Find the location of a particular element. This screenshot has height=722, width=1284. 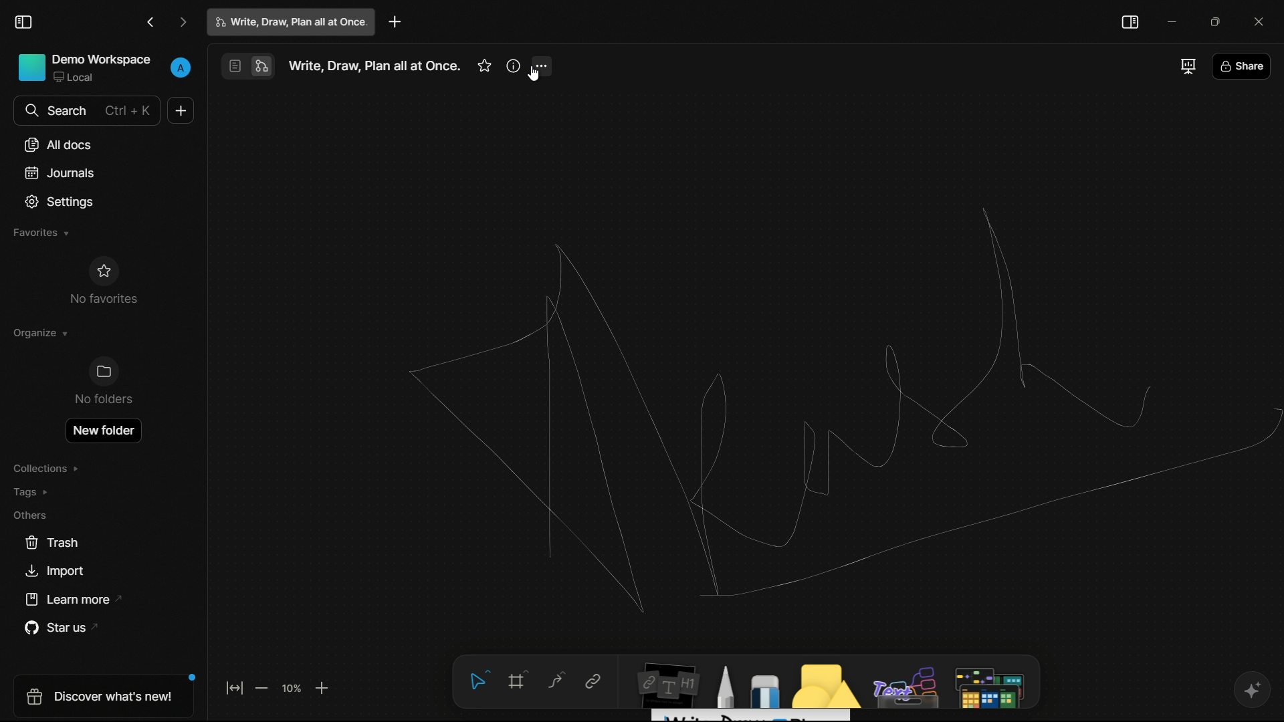

zoom factor is located at coordinates (292, 688).